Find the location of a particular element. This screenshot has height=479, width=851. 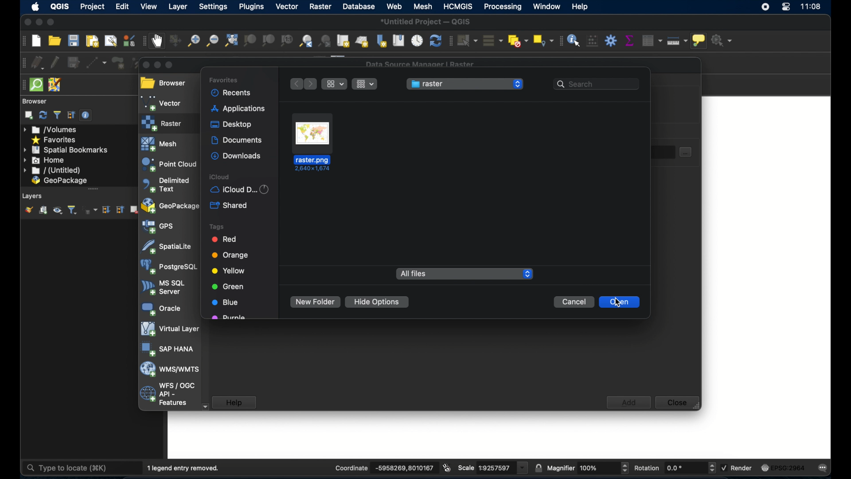

identify features is located at coordinates (574, 40).